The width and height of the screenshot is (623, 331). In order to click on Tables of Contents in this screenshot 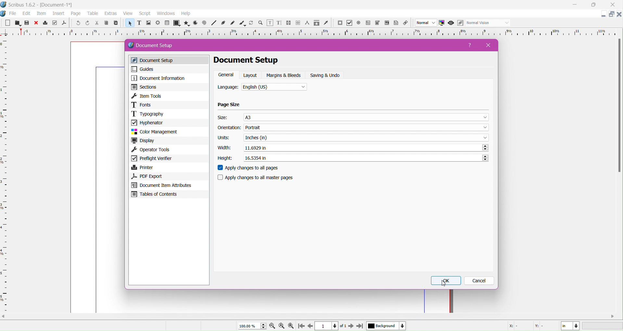, I will do `click(169, 195)`.